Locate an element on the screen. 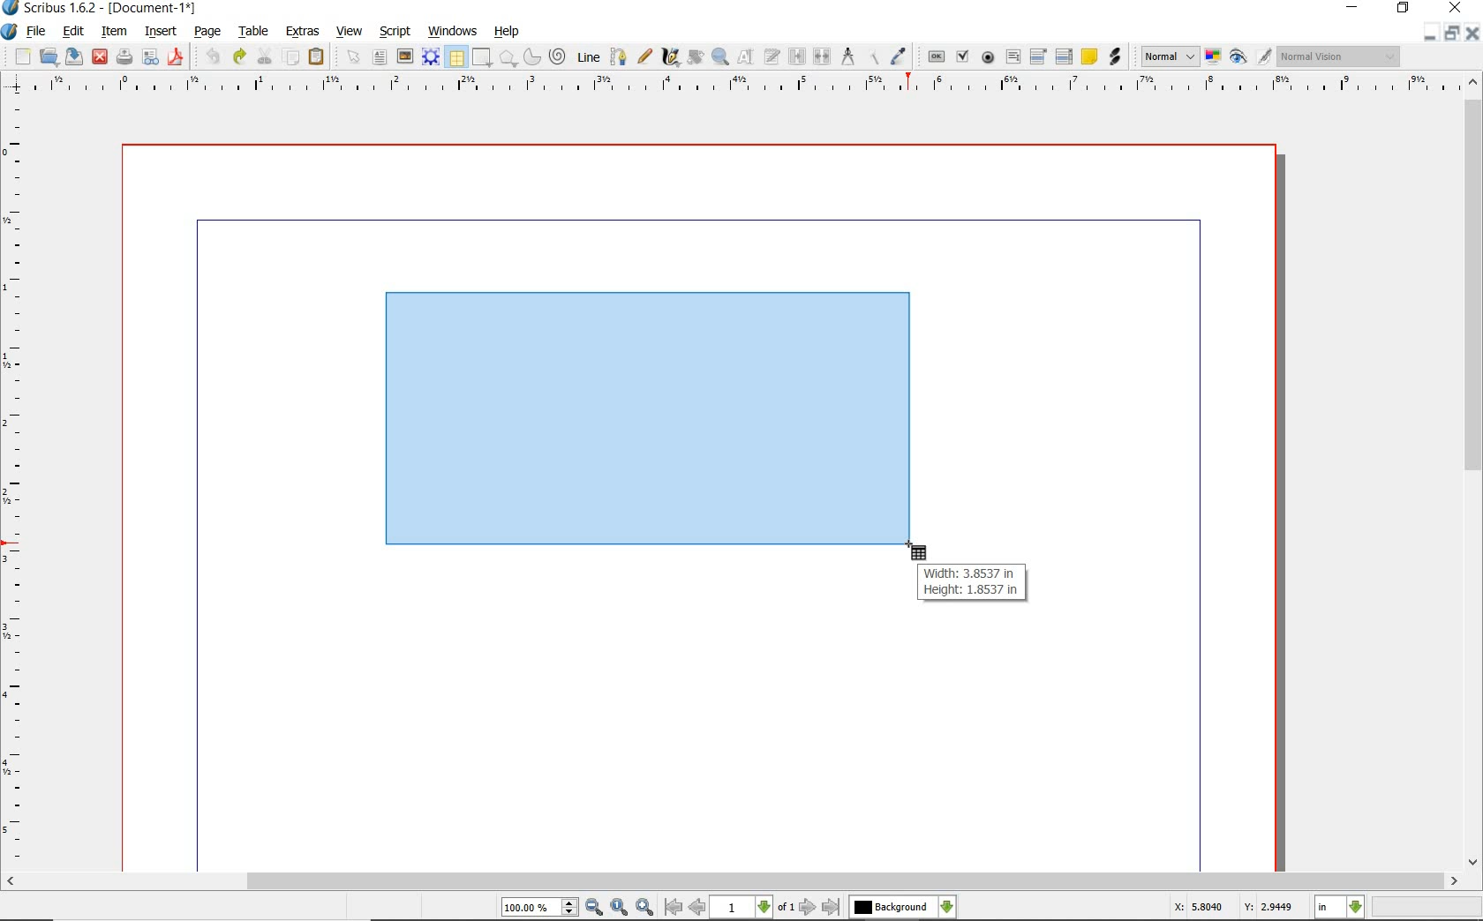  toggle color management system is located at coordinates (1215, 58).